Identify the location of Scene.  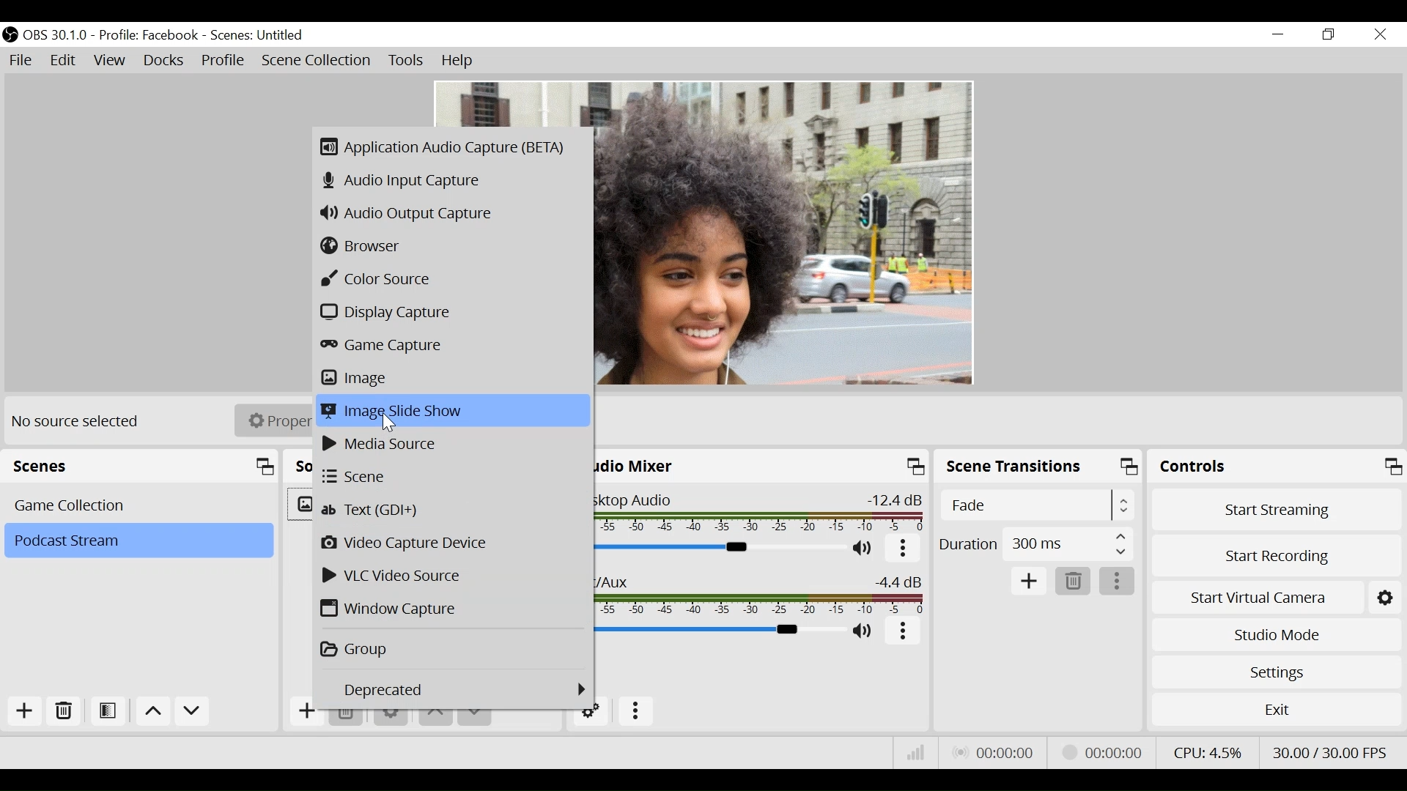
(259, 36).